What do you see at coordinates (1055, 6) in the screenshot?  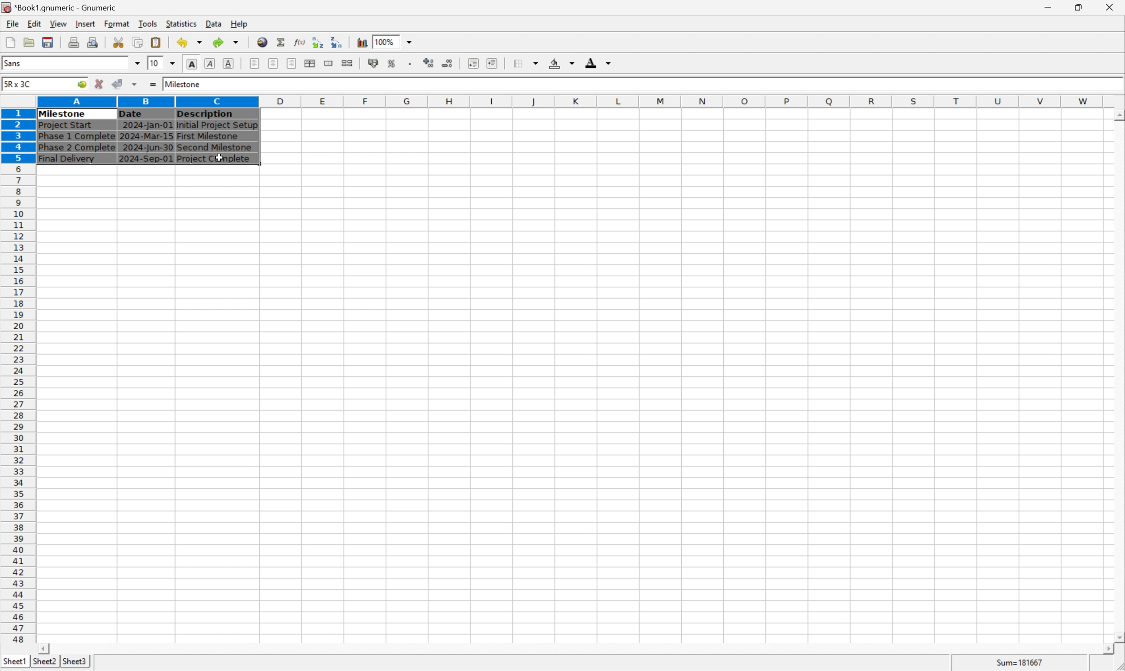 I see `minimize` at bounding box center [1055, 6].